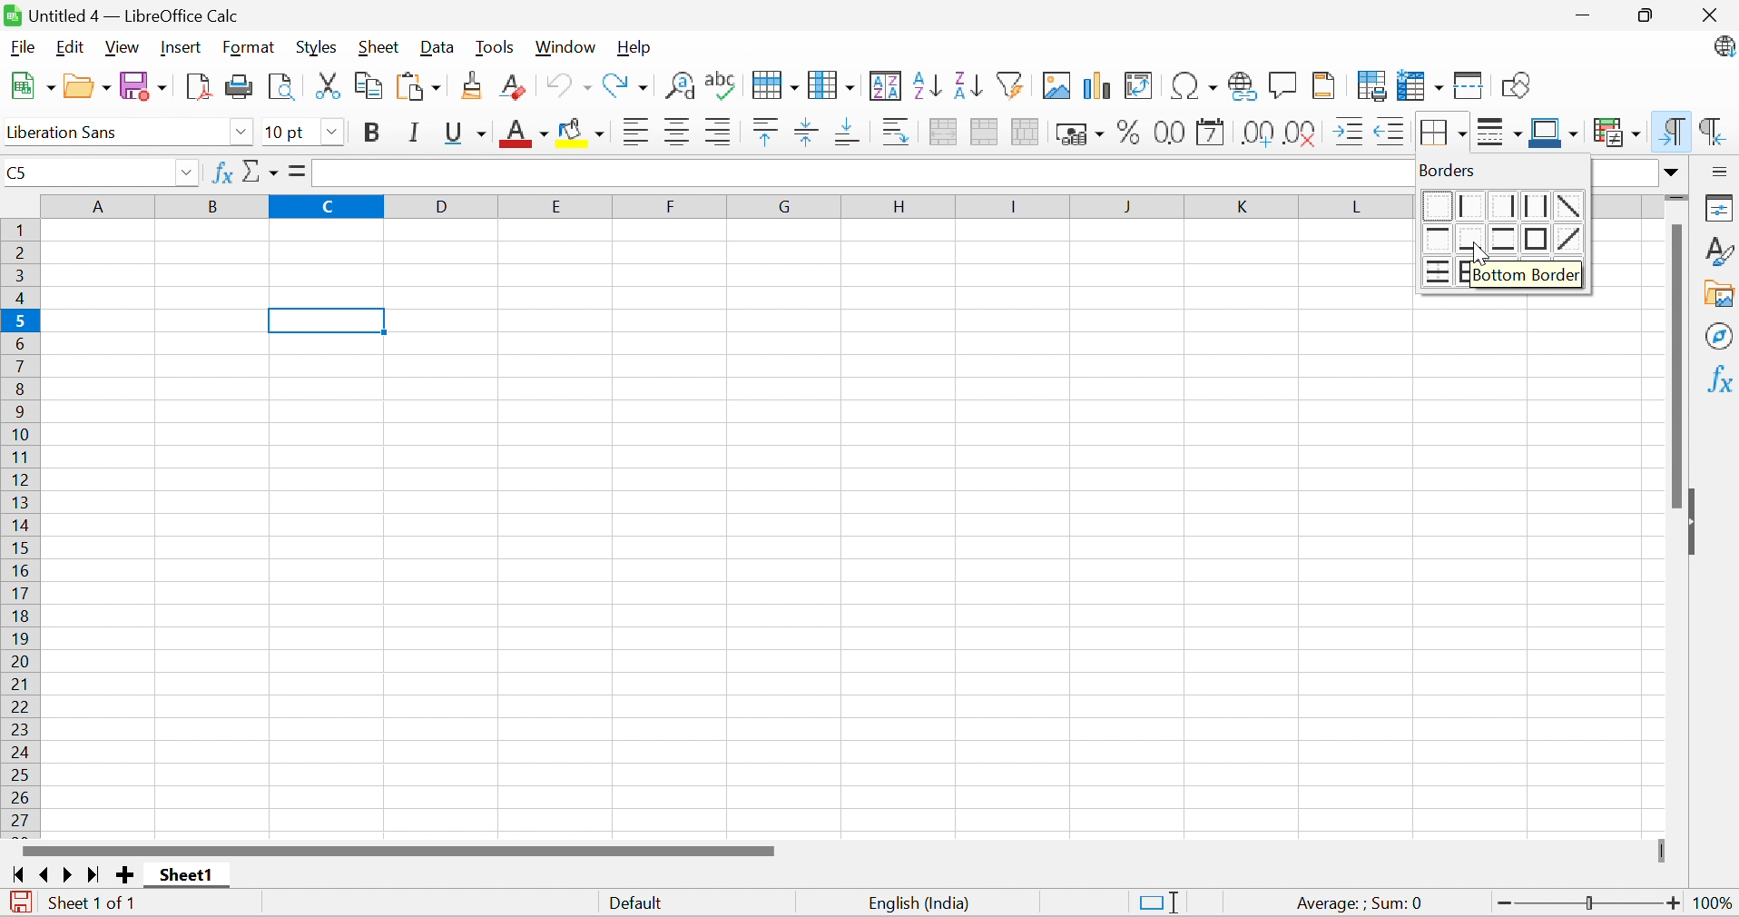 Image resolution: width=1739 pixels, height=917 pixels. Describe the element at coordinates (968, 84) in the screenshot. I see `Sort descending` at that location.